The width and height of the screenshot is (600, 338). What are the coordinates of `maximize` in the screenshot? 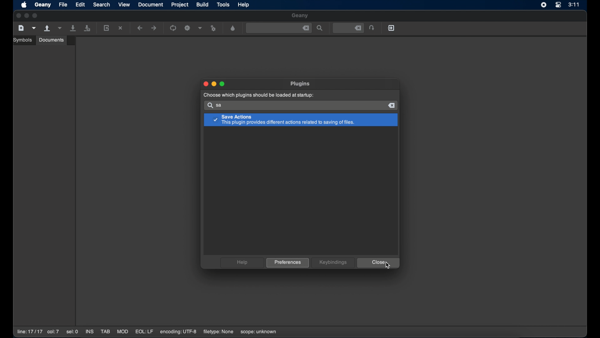 It's located at (36, 16).